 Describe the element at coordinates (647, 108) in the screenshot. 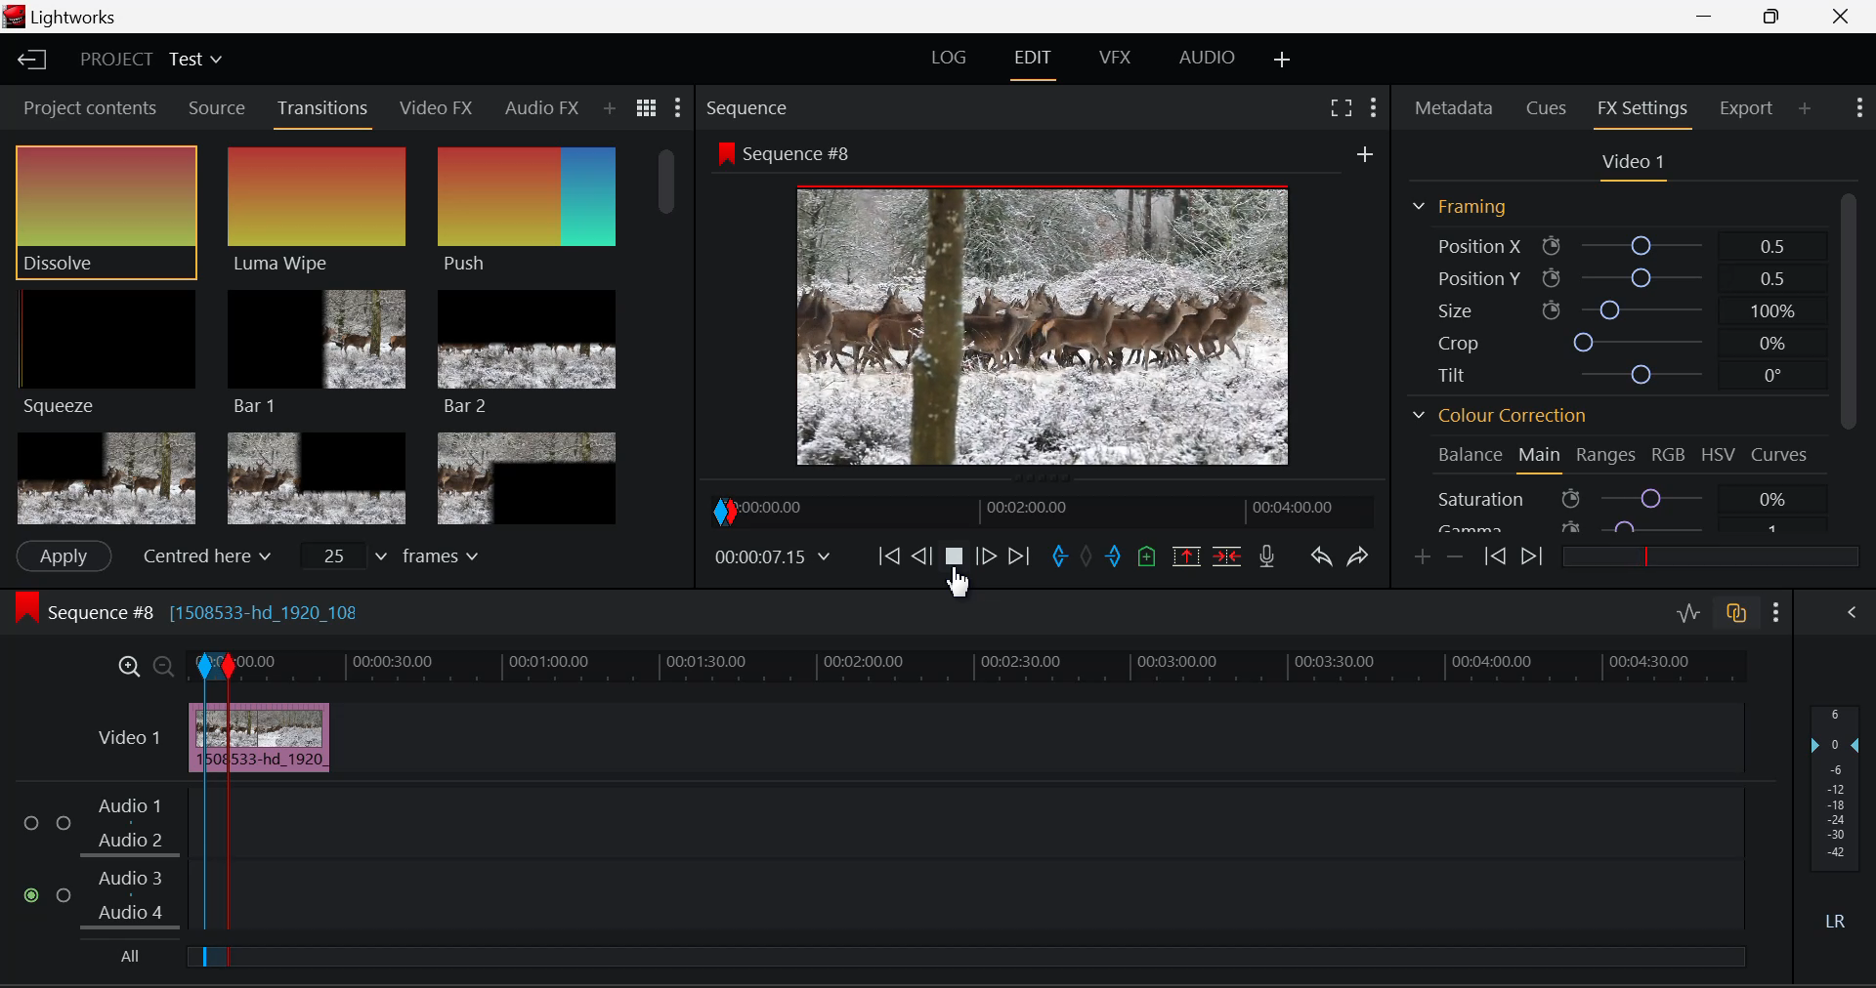

I see `Toggle between list and title view` at that location.